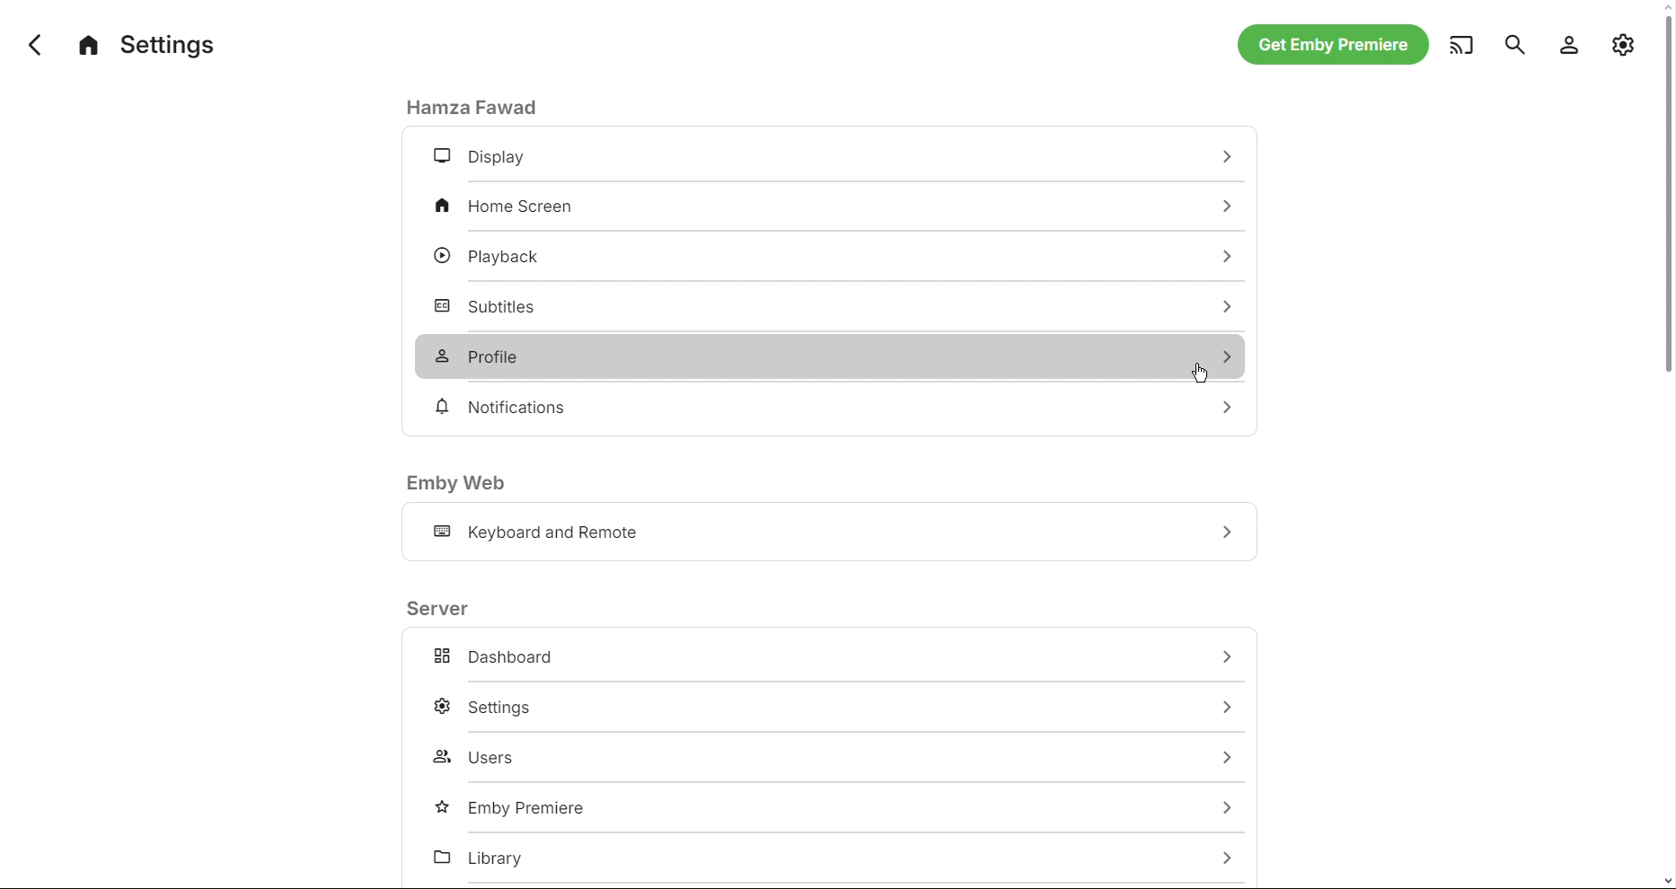  What do you see at coordinates (1230, 158) in the screenshot?
I see `go` at bounding box center [1230, 158].